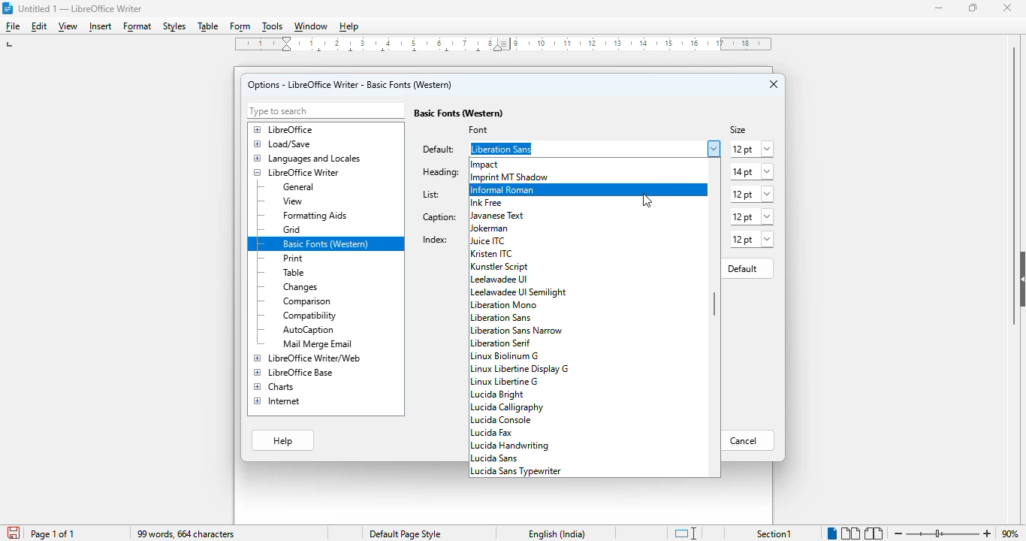  Describe the element at coordinates (459, 113) in the screenshot. I see `basic fonts (Western)` at that location.